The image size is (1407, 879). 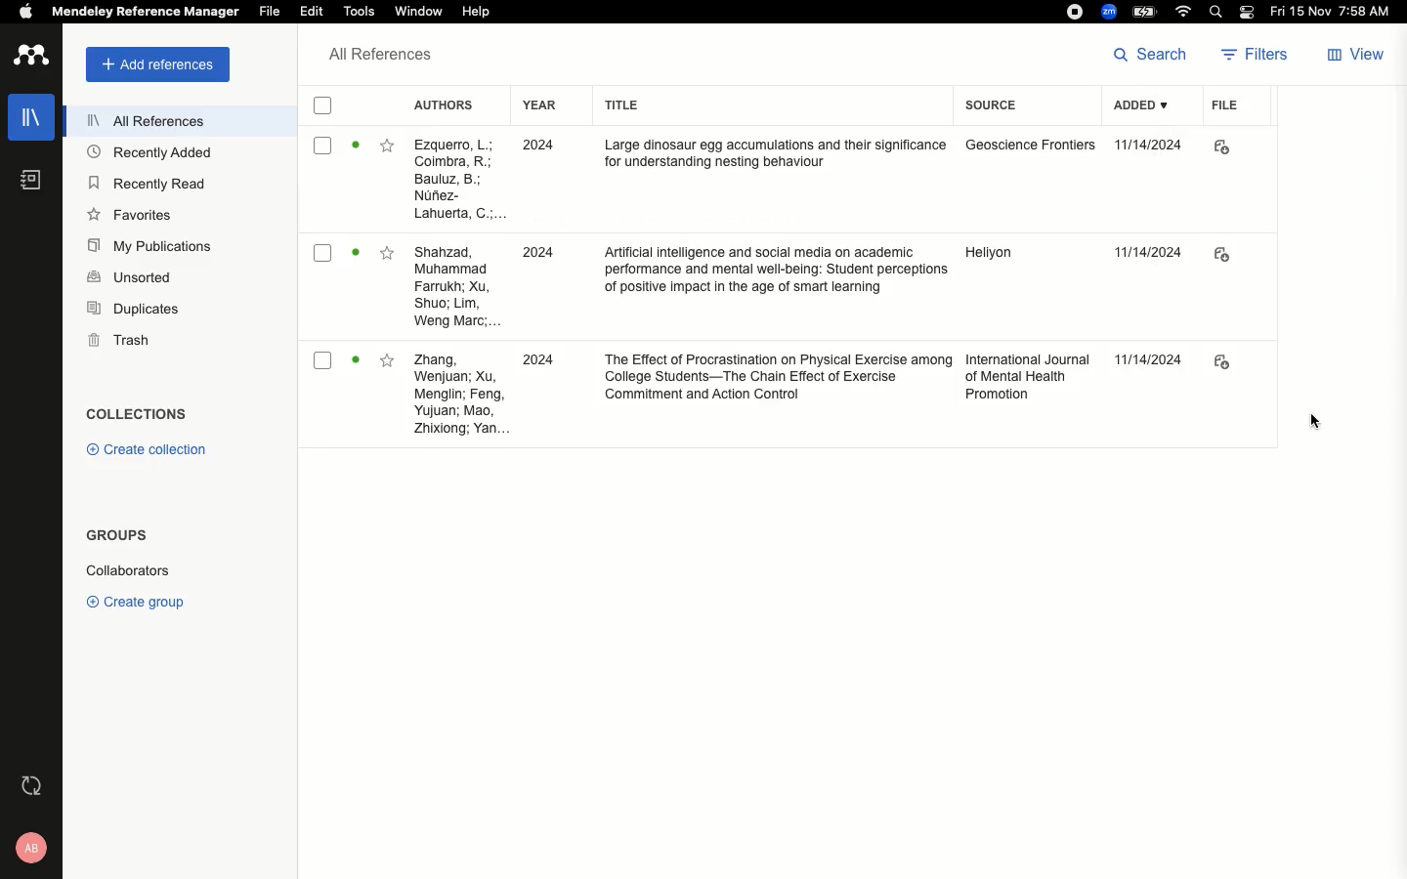 I want to click on cursor, so click(x=1305, y=423).